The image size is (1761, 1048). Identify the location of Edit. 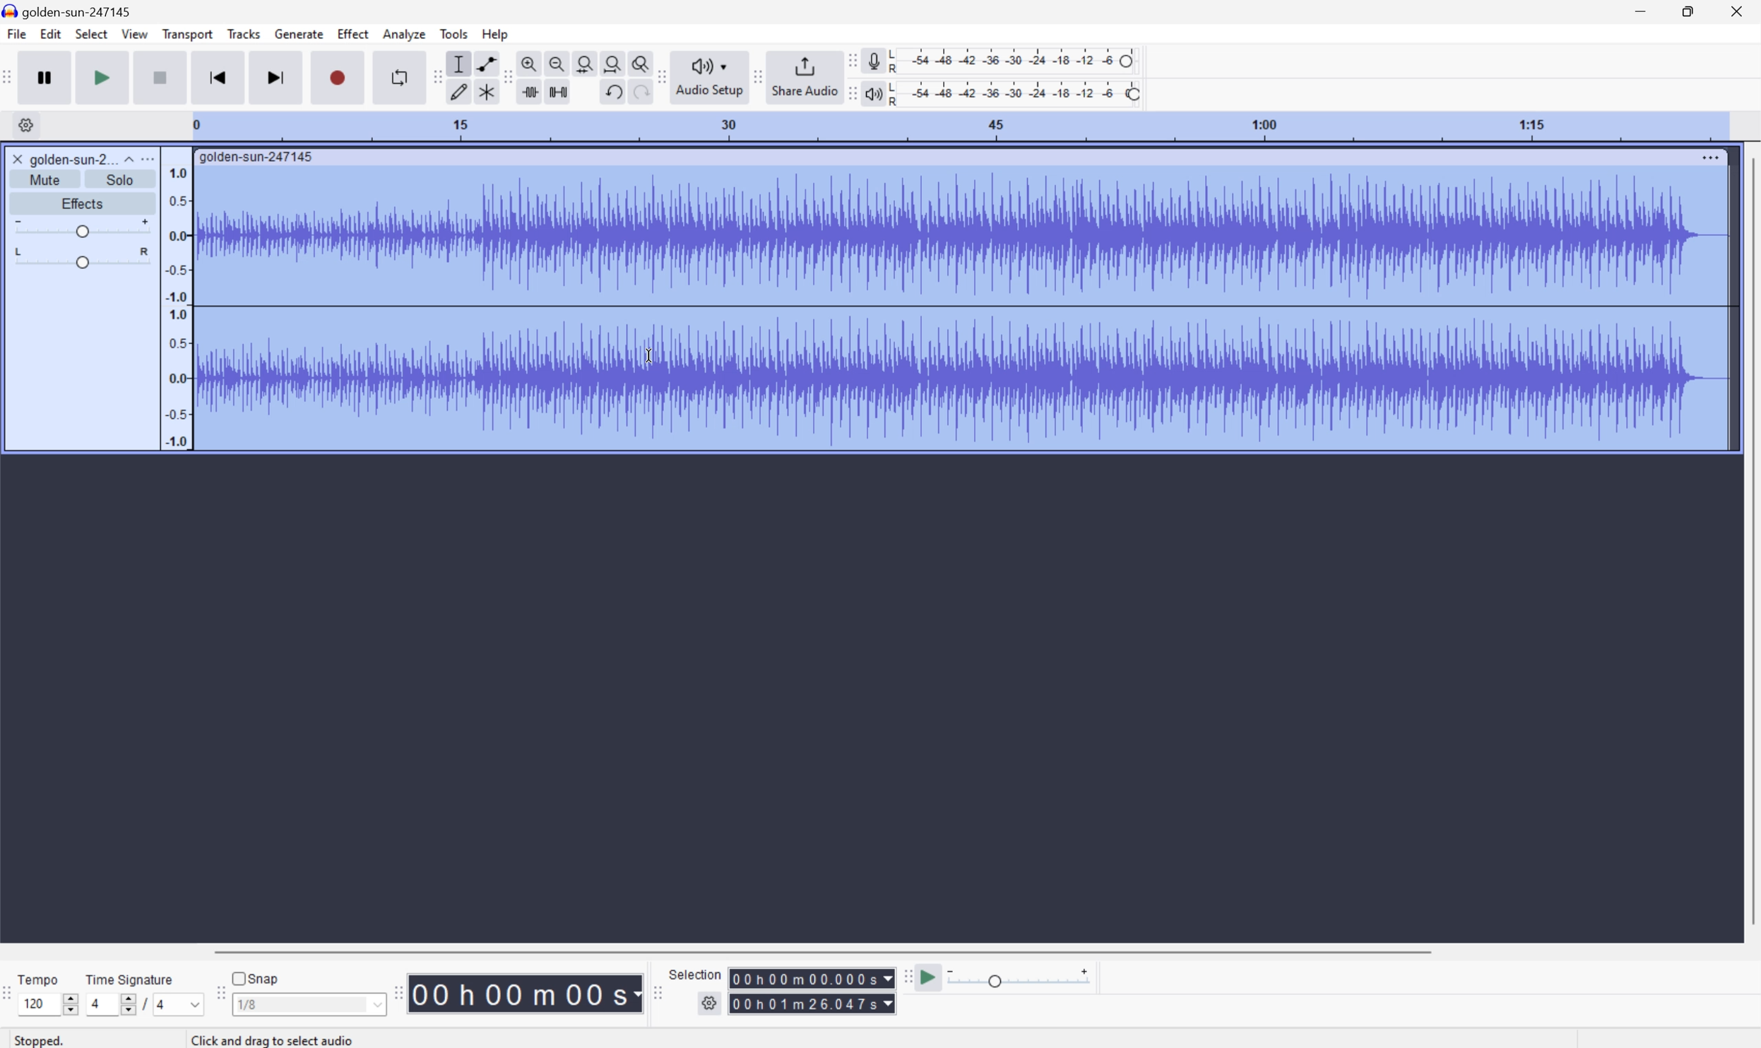
(51, 34).